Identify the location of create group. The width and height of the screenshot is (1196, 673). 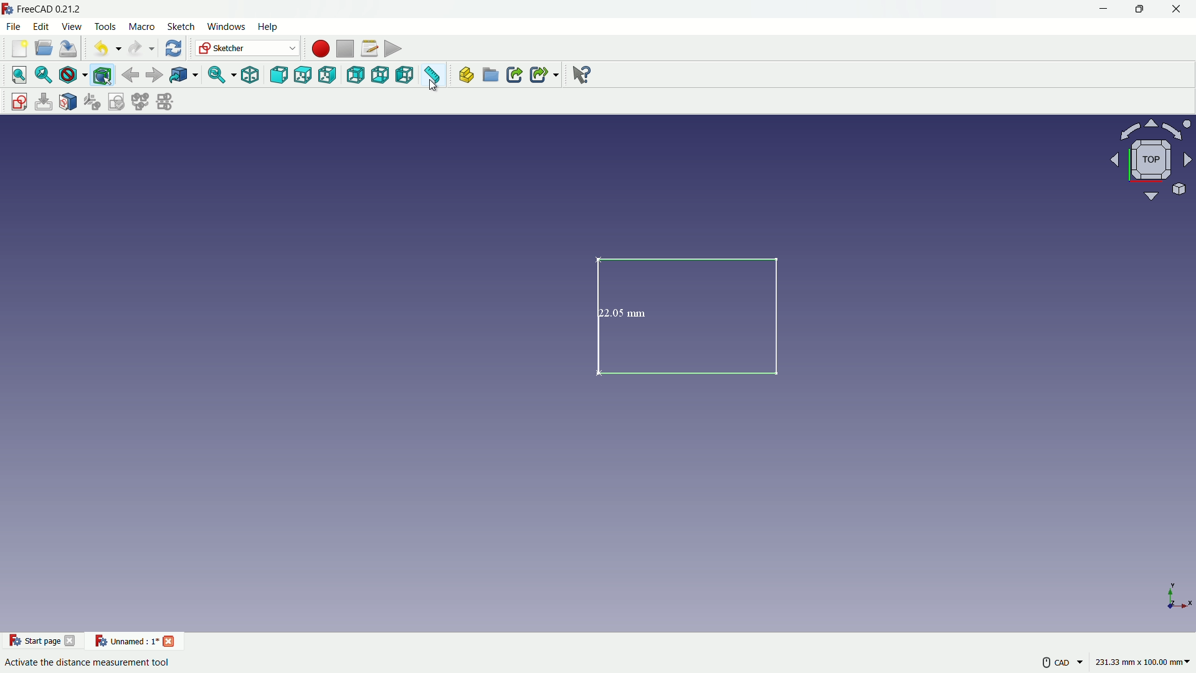
(491, 77).